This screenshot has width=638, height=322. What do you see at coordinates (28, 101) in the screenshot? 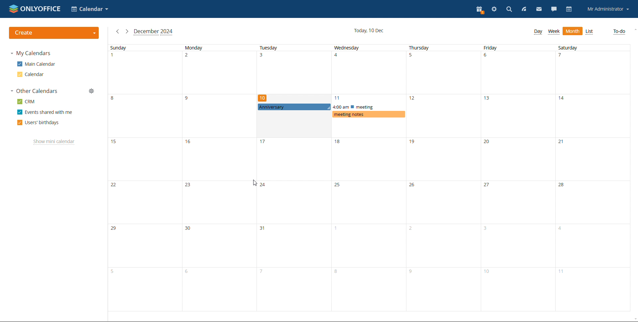
I see `crm` at bounding box center [28, 101].